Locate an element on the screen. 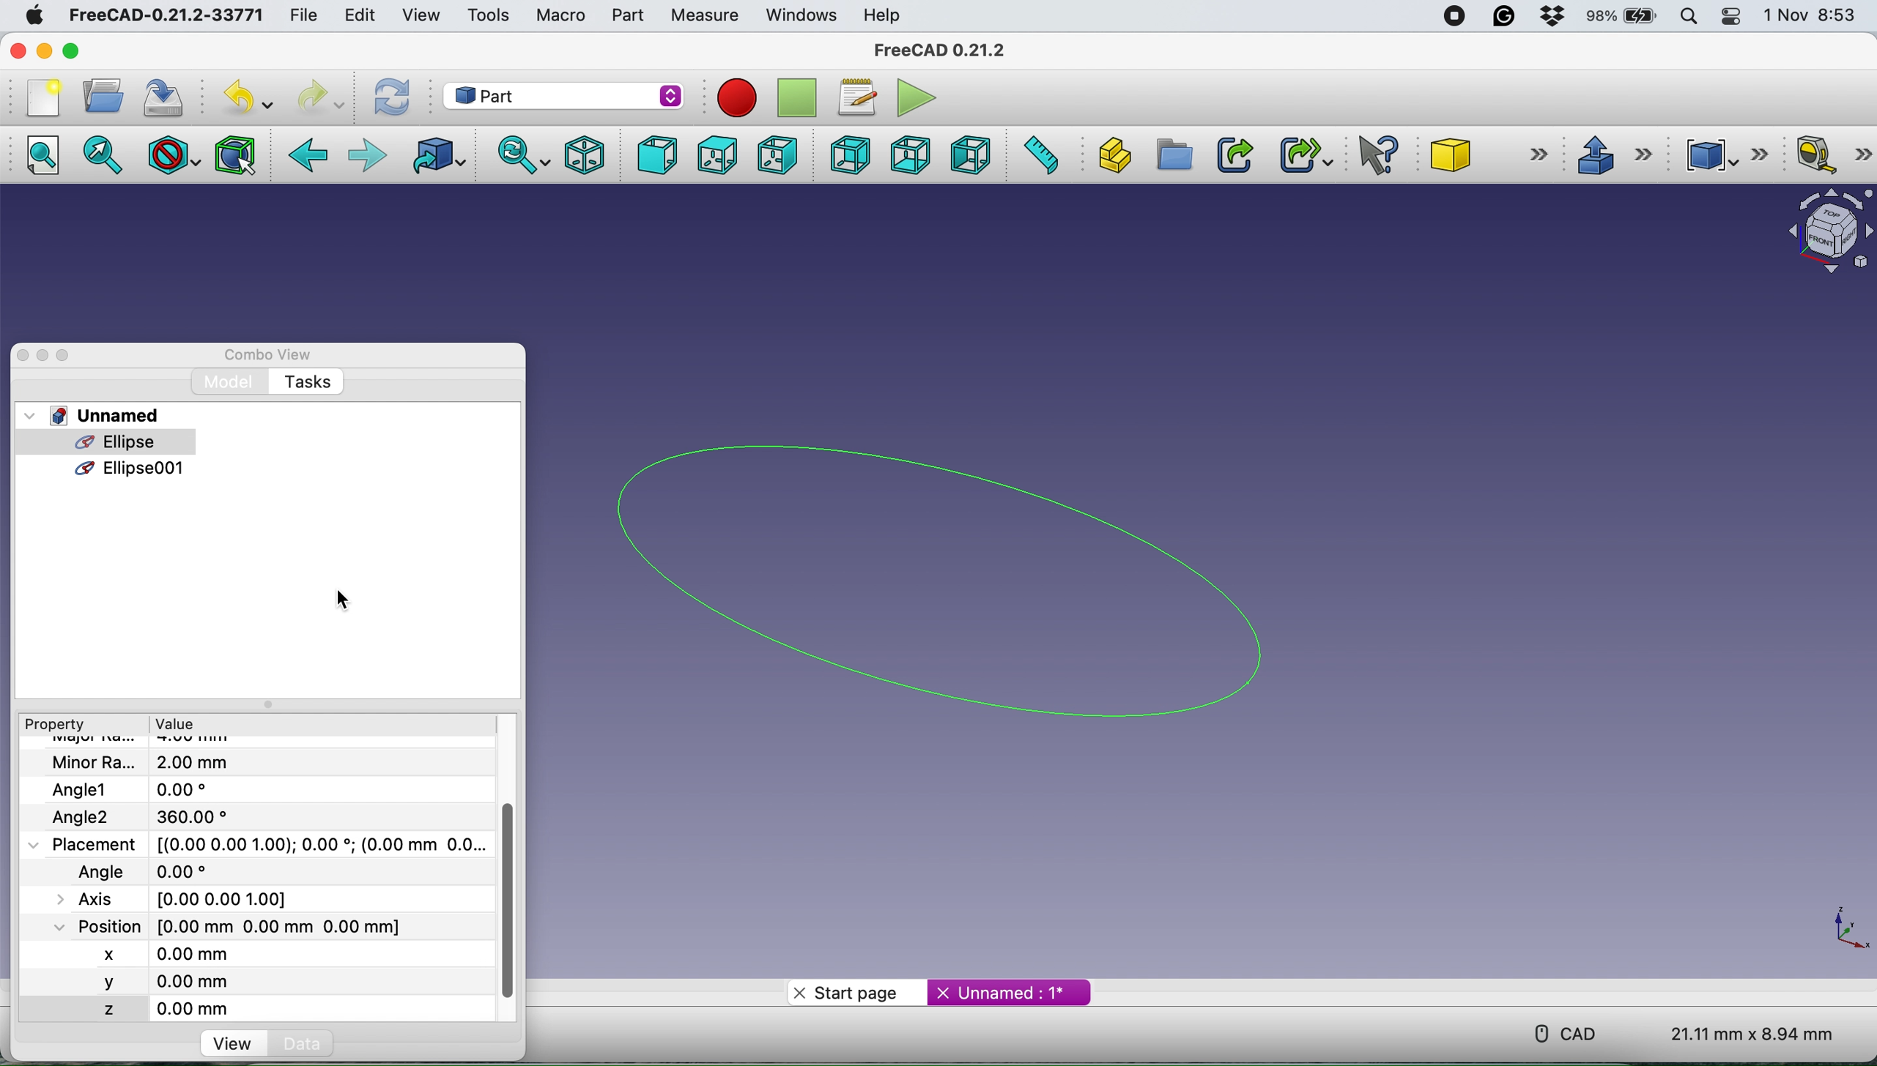 The image size is (1877, 1066). dimension is located at coordinates (1755, 1034).